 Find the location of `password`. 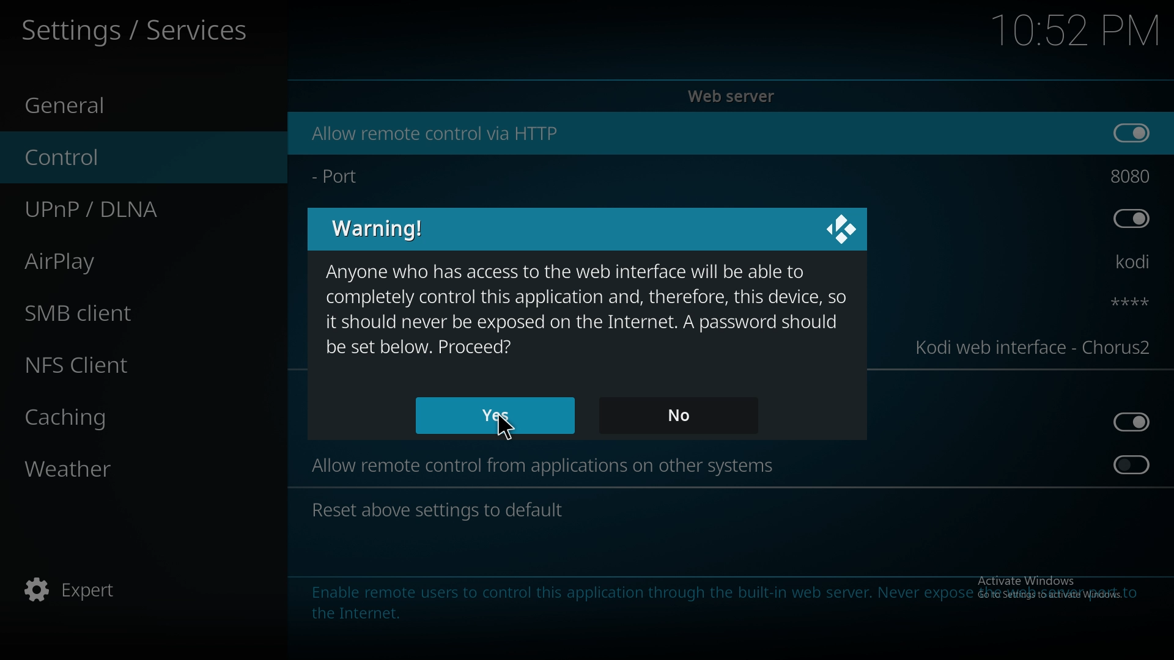

password is located at coordinates (1120, 301).